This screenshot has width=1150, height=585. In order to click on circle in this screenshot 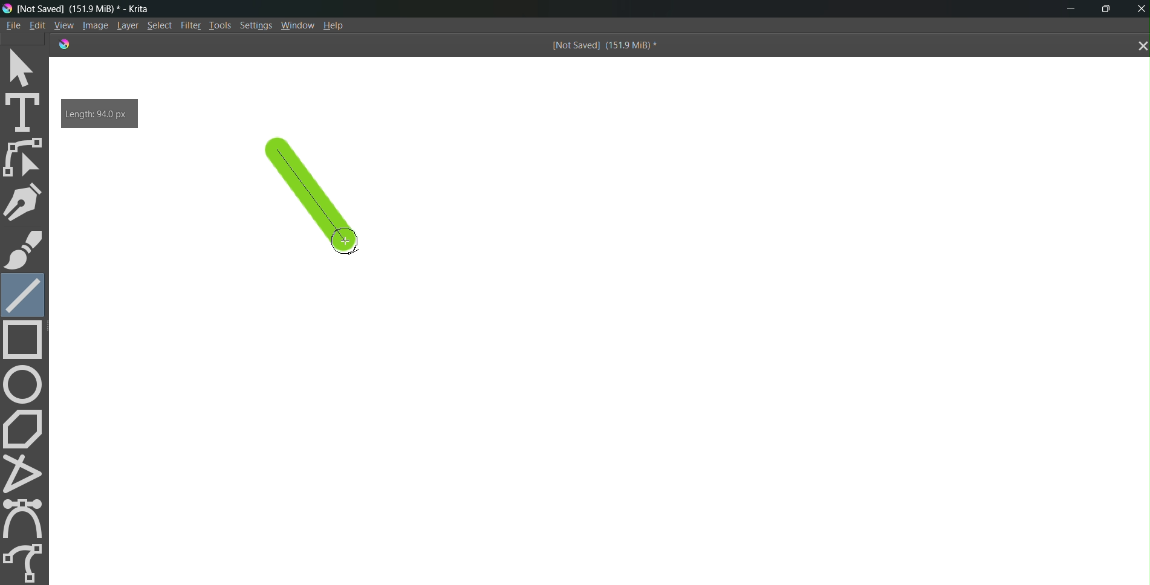, I will do `click(24, 384)`.